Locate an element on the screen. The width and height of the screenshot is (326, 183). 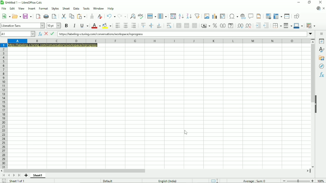
Cursor is located at coordinates (186, 133).